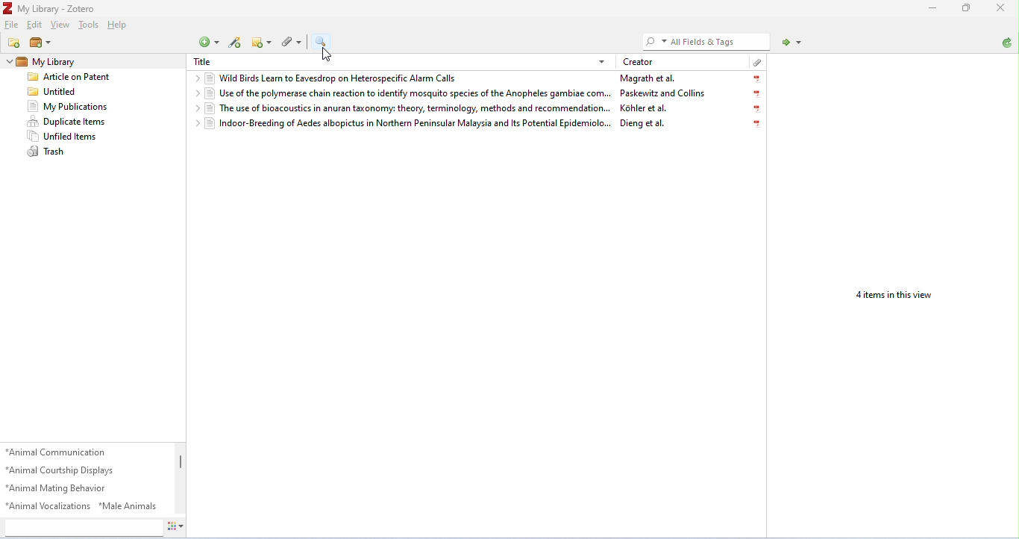 The width and height of the screenshot is (1019, 539). What do you see at coordinates (67, 121) in the screenshot?
I see `duplicate items` at bounding box center [67, 121].